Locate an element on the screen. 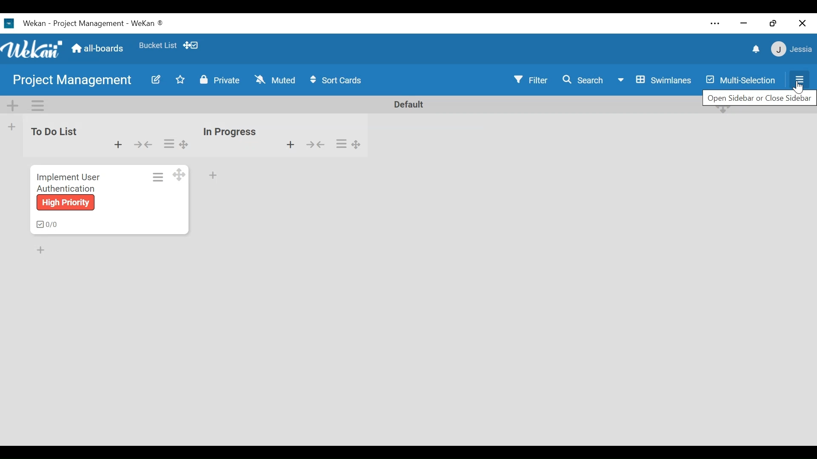 This screenshot has width=817, height=459. List Name is located at coordinates (52, 131).